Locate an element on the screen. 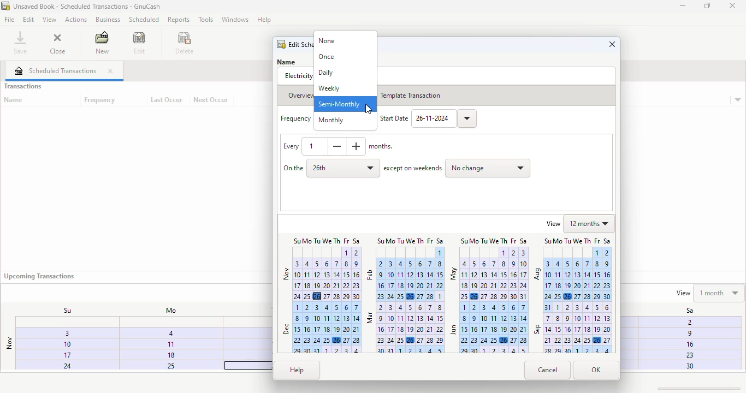 The height and width of the screenshot is (393, 746). semi-monthly is located at coordinates (339, 105).